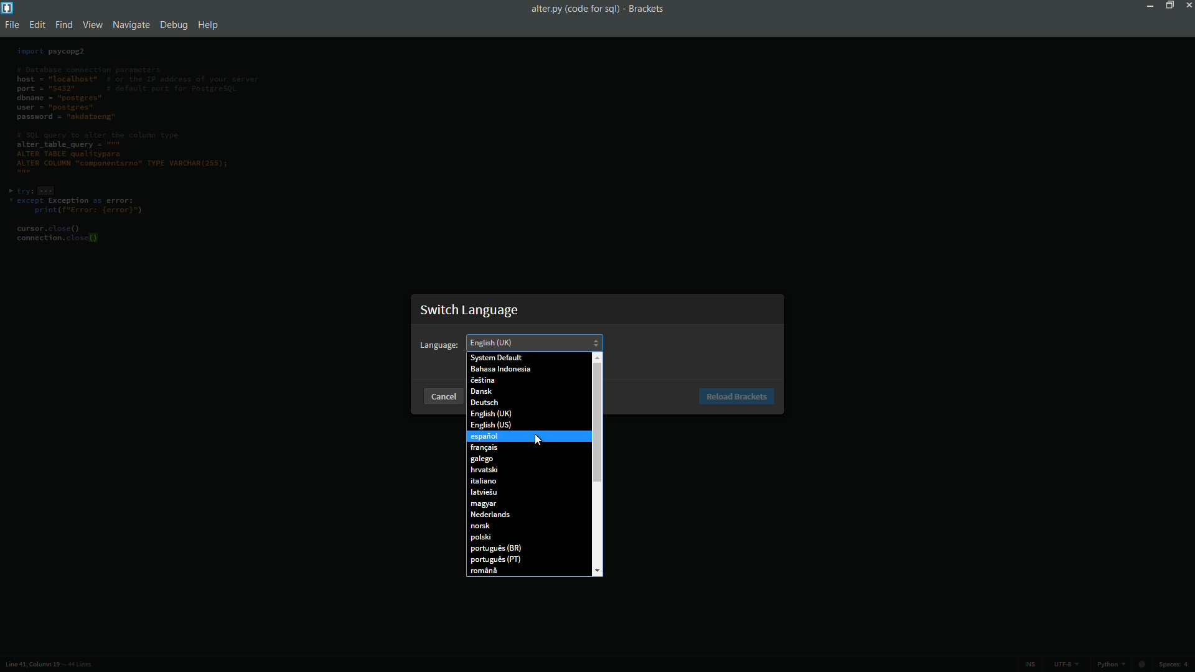  What do you see at coordinates (80, 664) in the screenshot?
I see `number of lines` at bounding box center [80, 664].